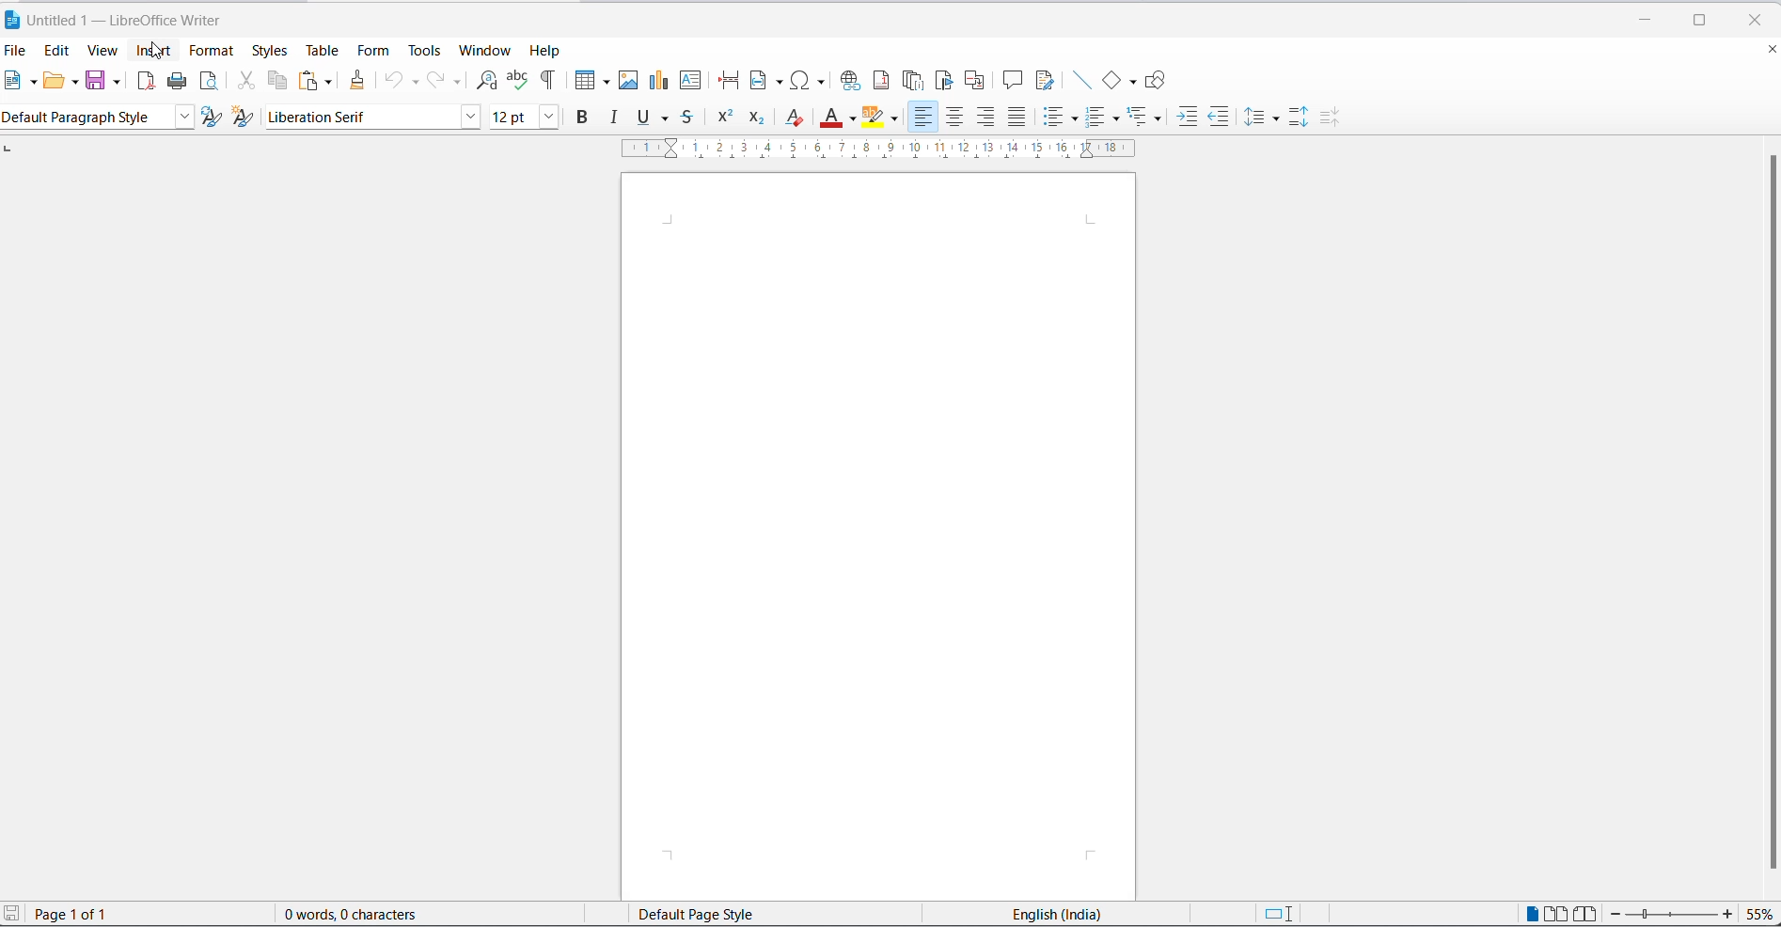  I want to click on insert text, so click(700, 82).